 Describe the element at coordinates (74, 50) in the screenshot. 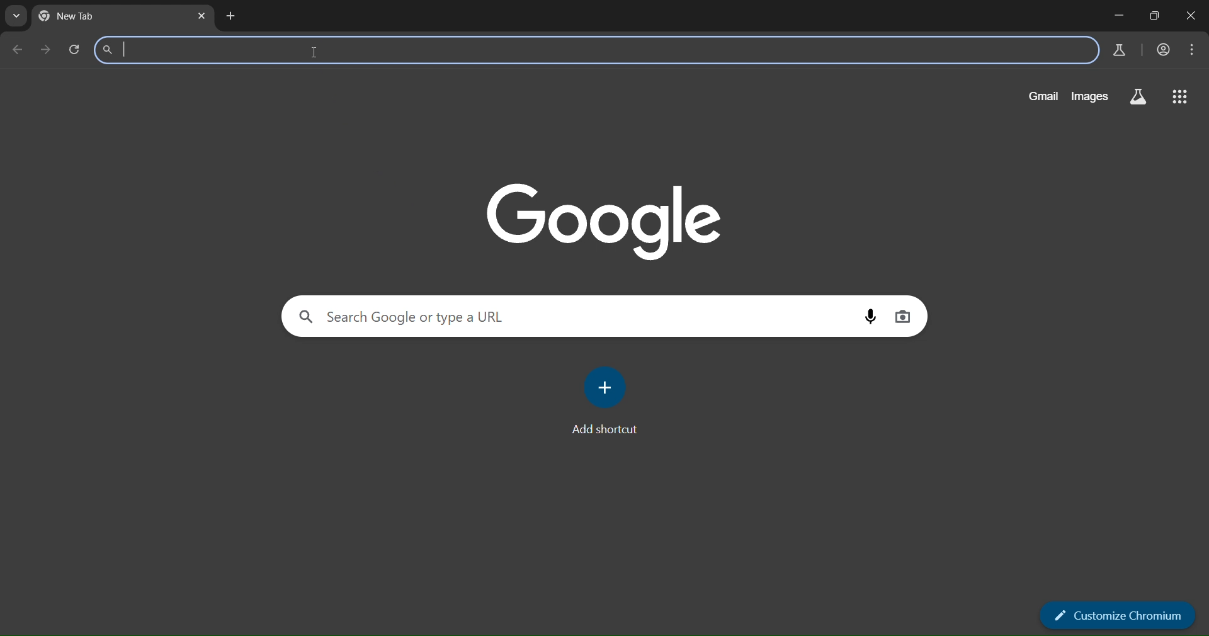

I see `reload page` at that location.